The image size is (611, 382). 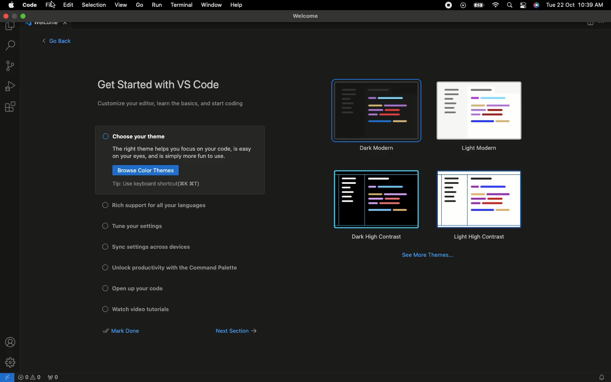 What do you see at coordinates (600, 377) in the screenshot?
I see `Notifications` at bounding box center [600, 377].